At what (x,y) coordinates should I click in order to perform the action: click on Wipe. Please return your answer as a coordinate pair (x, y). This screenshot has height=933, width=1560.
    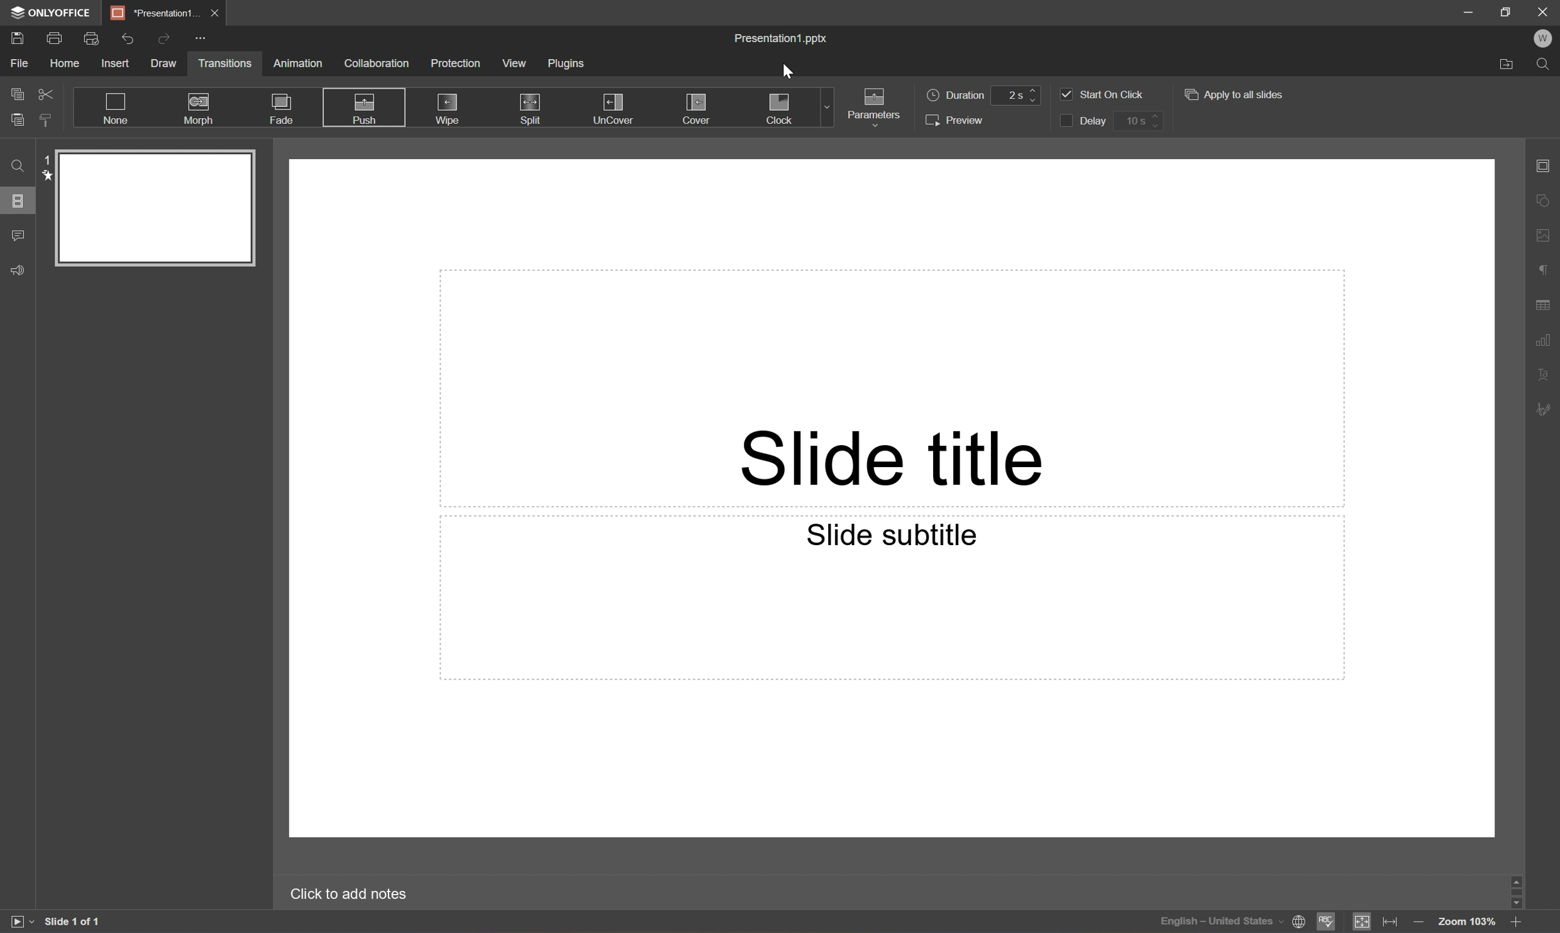
    Looking at the image, I should click on (446, 110).